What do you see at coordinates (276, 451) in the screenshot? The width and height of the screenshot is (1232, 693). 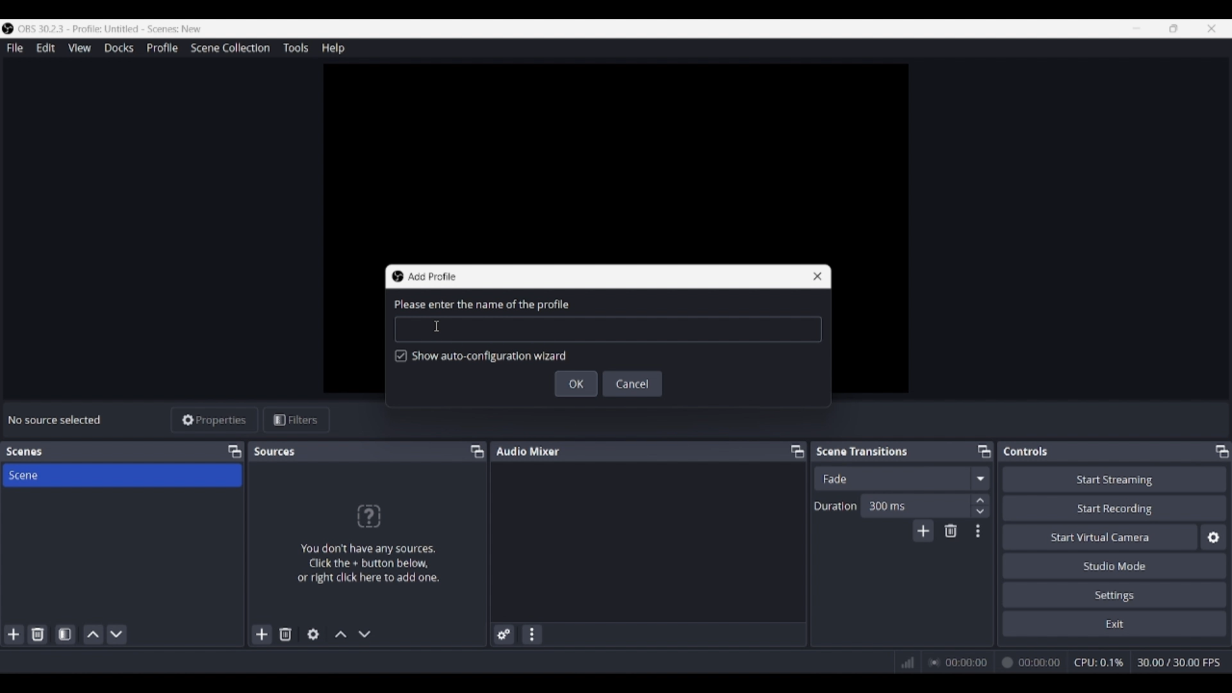 I see `Panel title` at bounding box center [276, 451].